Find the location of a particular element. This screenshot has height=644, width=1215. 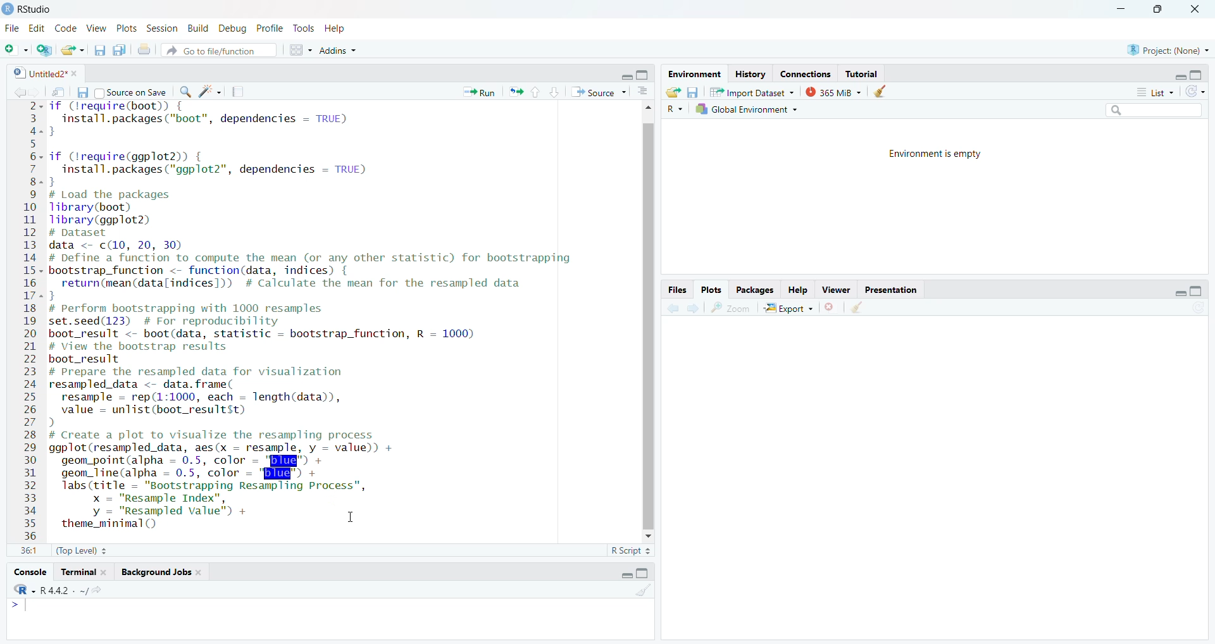

show document outline is located at coordinates (647, 92).